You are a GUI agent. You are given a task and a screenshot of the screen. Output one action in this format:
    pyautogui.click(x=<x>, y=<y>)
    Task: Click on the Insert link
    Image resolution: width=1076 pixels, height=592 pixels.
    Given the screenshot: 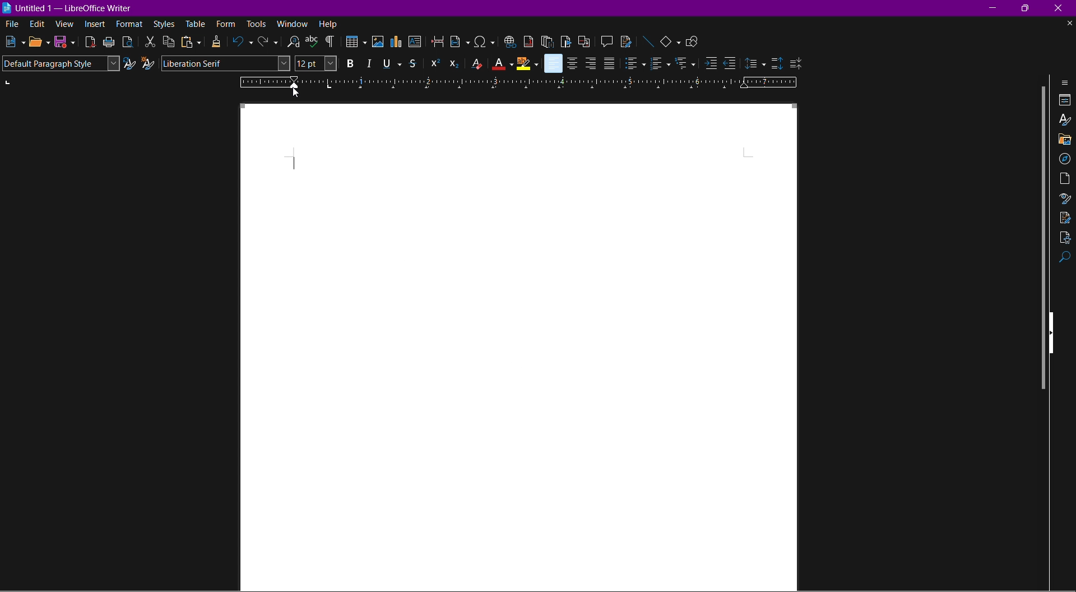 What is the action you would take?
    pyautogui.click(x=509, y=40)
    